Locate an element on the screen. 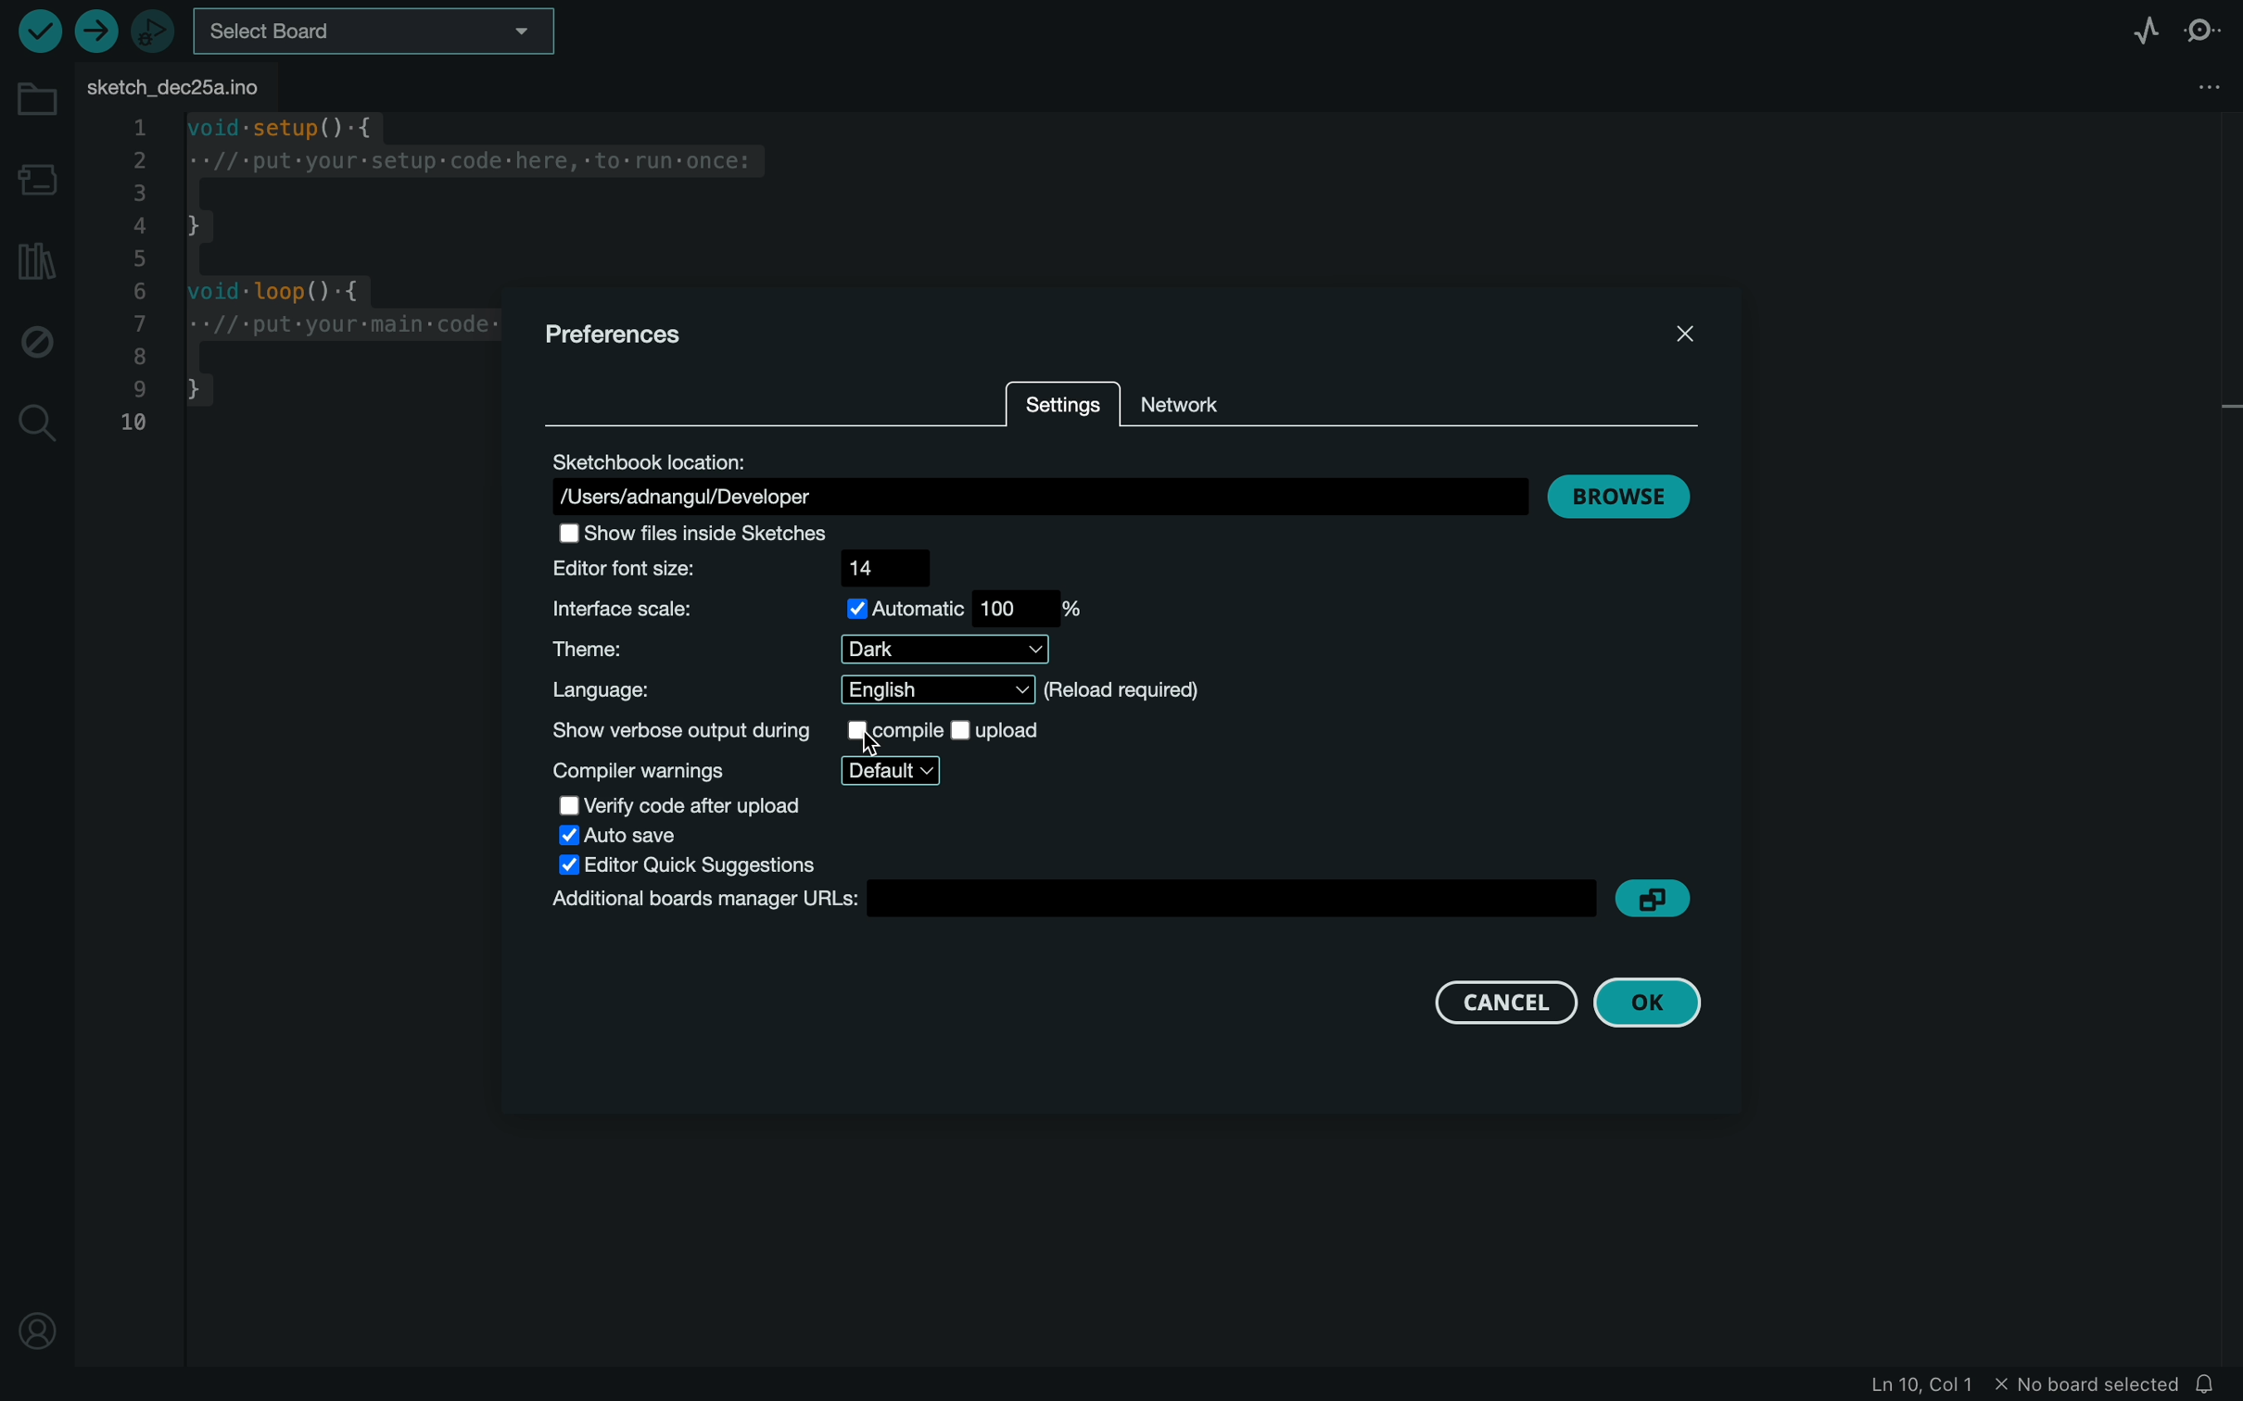  close is located at coordinates (1692, 327).